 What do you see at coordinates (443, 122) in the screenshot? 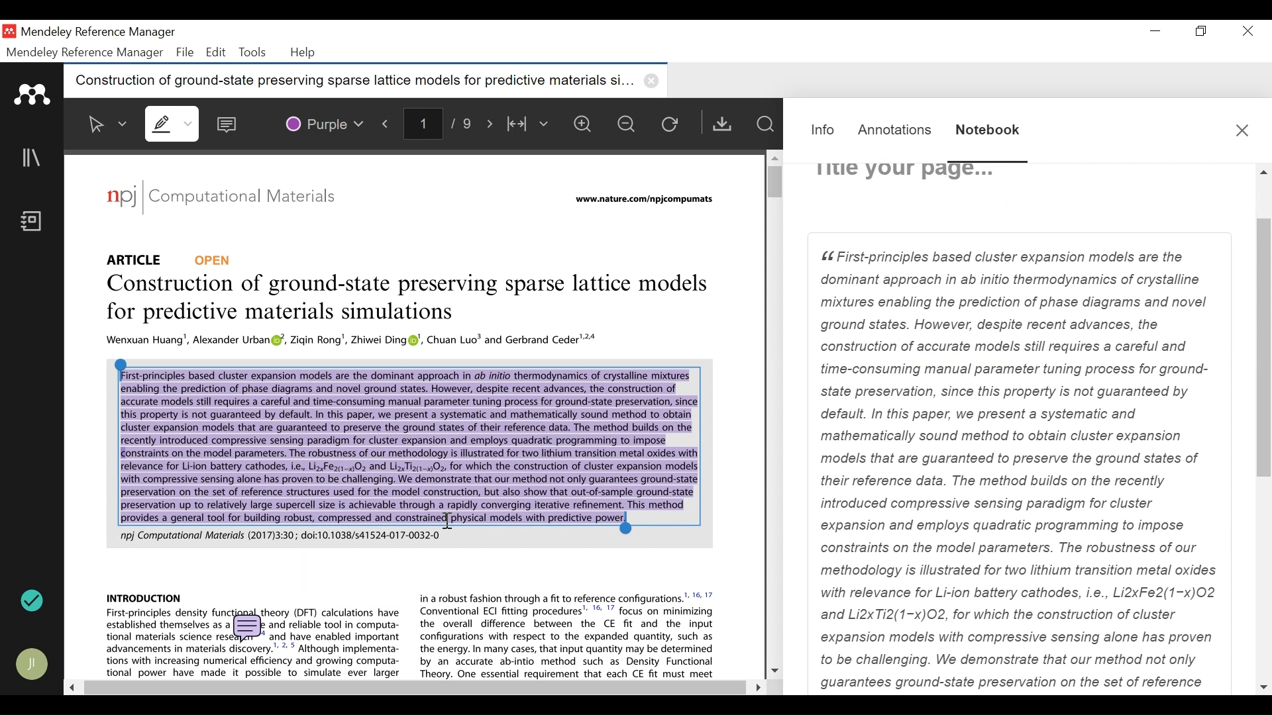
I see `page number/total number of pages` at bounding box center [443, 122].